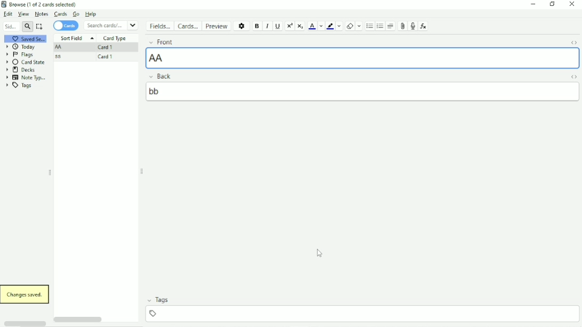  What do you see at coordinates (184, 42) in the screenshot?
I see `Front` at bounding box center [184, 42].